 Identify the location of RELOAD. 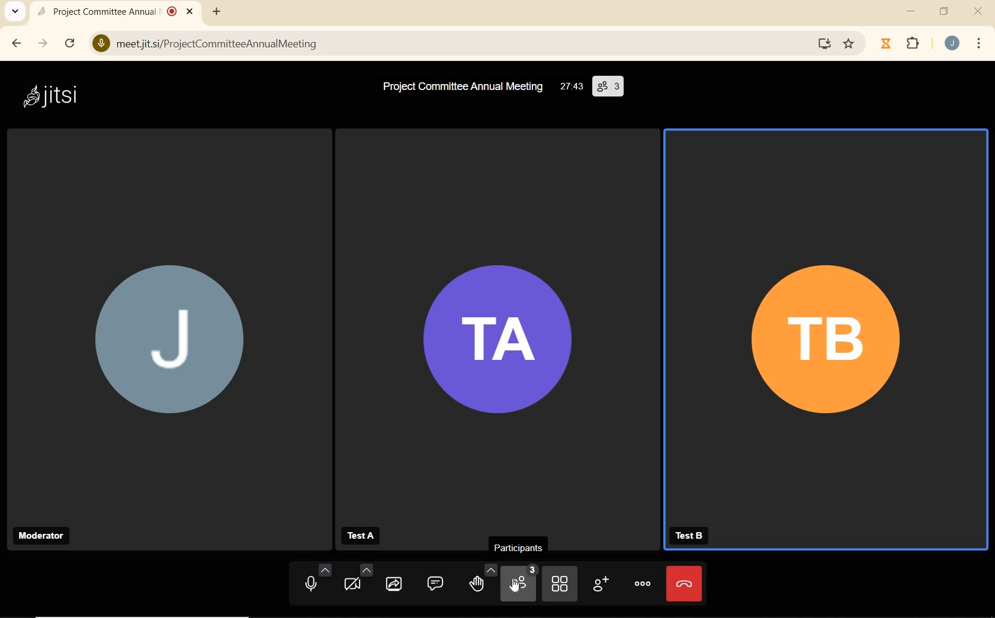
(69, 44).